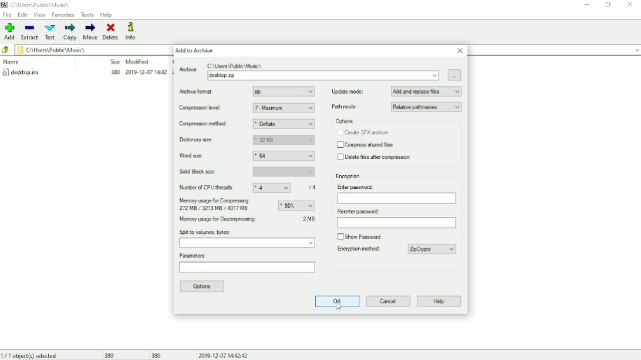 Image resolution: width=641 pixels, height=360 pixels. What do you see at coordinates (194, 156) in the screenshot?
I see `word size` at bounding box center [194, 156].